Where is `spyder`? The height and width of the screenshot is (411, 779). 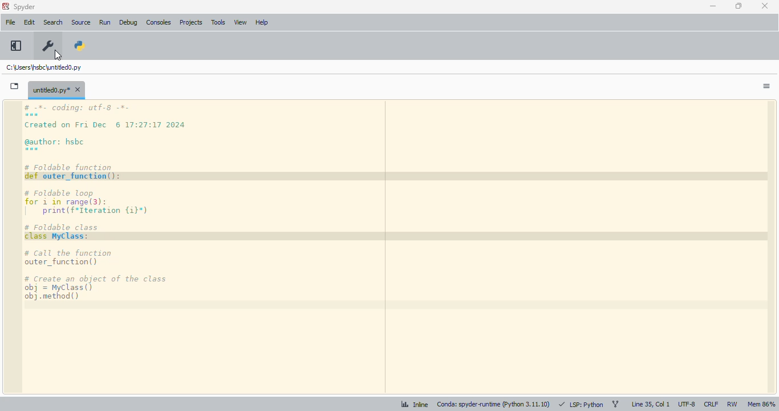
spyder is located at coordinates (25, 7).